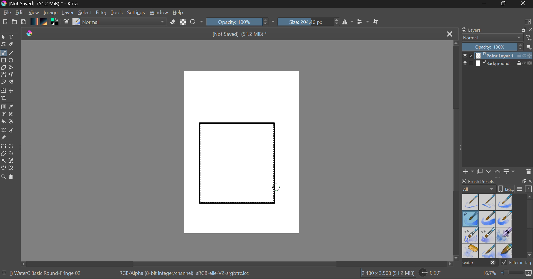 The height and width of the screenshot is (279, 533). What do you see at coordinates (4, 98) in the screenshot?
I see `Crop` at bounding box center [4, 98].